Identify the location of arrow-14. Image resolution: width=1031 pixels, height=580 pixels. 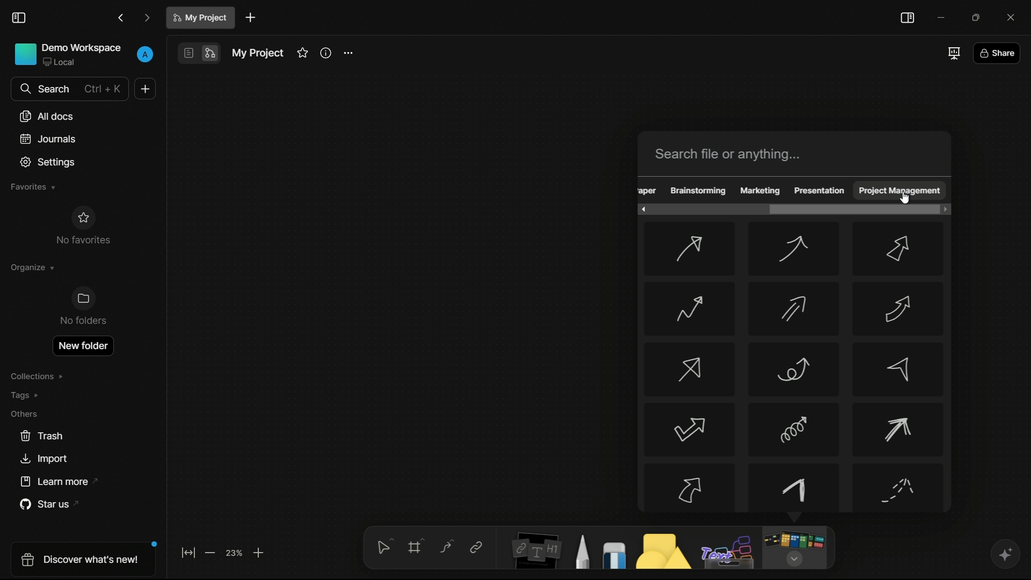
(795, 488).